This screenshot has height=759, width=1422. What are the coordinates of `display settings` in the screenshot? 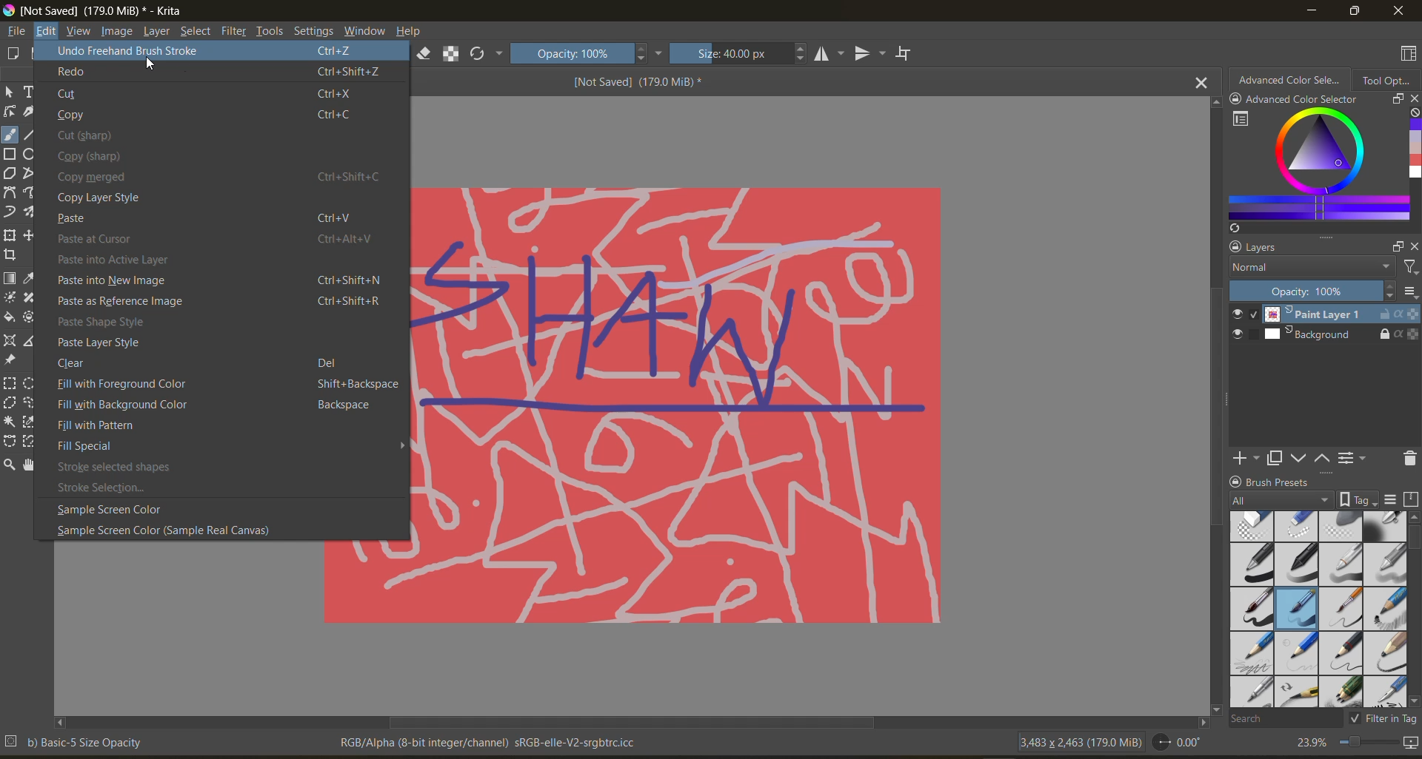 It's located at (1393, 502).